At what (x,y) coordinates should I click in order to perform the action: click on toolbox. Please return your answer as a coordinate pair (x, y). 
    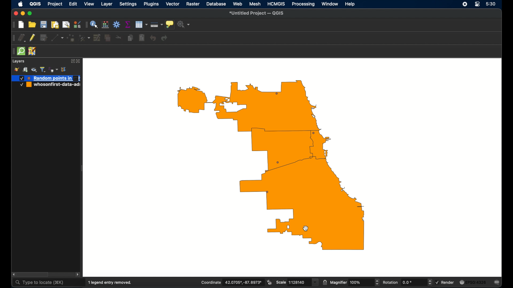
    Looking at the image, I should click on (117, 25).